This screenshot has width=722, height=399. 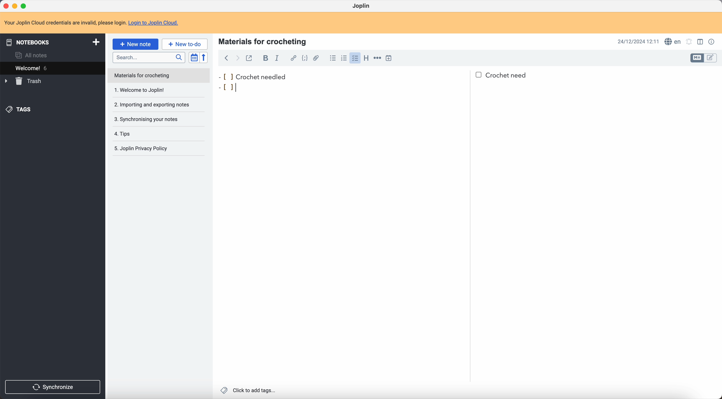 What do you see at coordinates (16, 6) in the screenshot?
I see `minimize` at bounding box center [16, 6].